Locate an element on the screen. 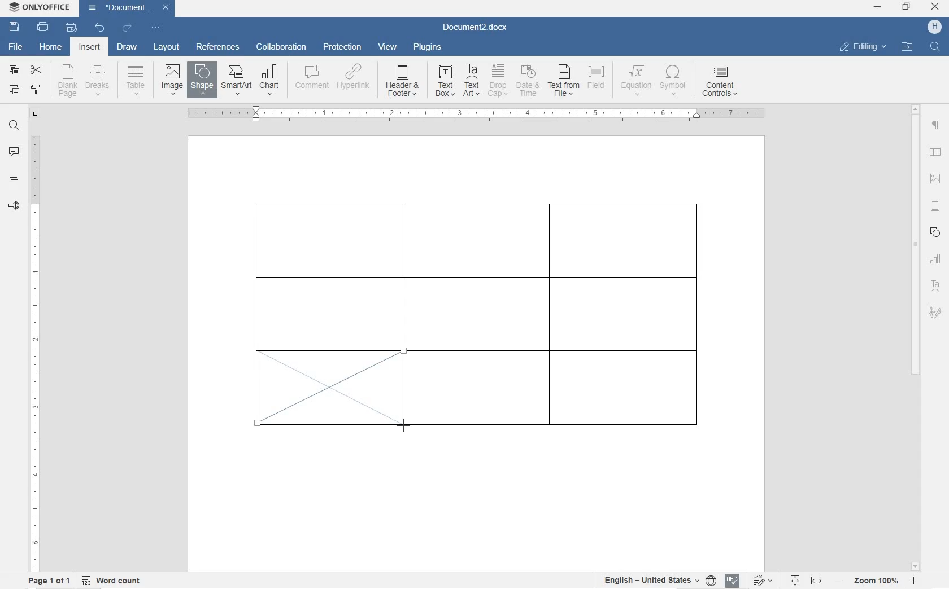  TEXT FROM FILE is located at coordinates (565, 82).